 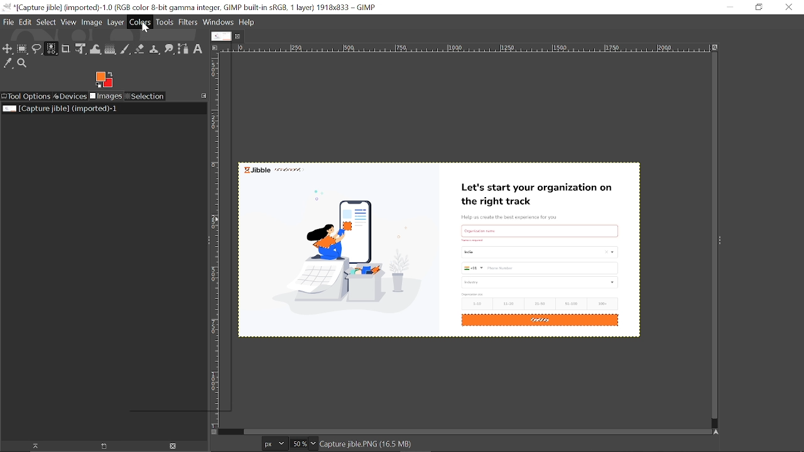 I want to click on , so click(x=247, y=23).